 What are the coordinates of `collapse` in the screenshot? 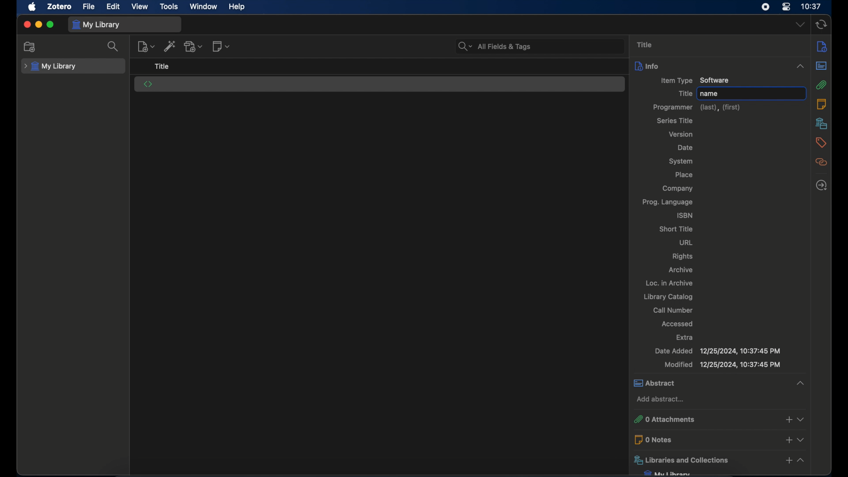 It's located at (798, 65).